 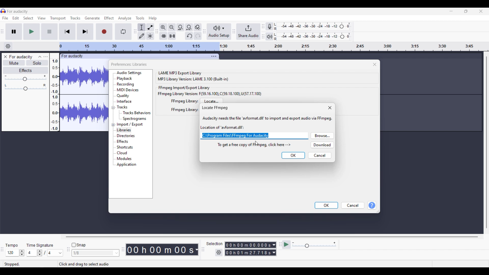 I want to click on Effects, so click(x=25, y=70).